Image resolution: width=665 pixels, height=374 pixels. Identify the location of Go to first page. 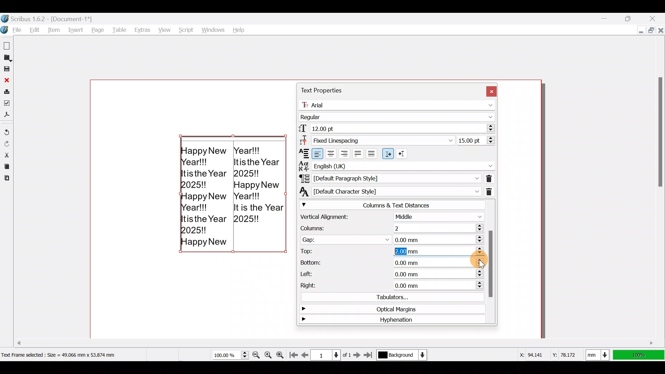
(294, 352).